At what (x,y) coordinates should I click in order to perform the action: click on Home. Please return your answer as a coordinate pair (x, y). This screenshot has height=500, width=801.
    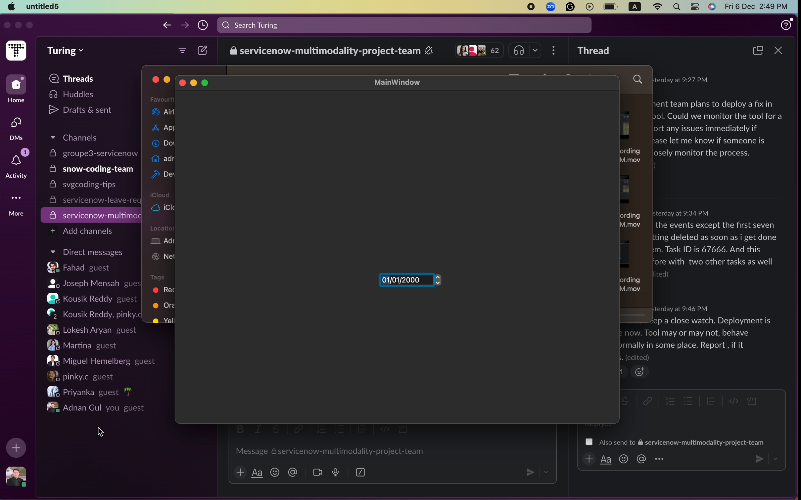
    Looking at the image, I should click on (17, 90).